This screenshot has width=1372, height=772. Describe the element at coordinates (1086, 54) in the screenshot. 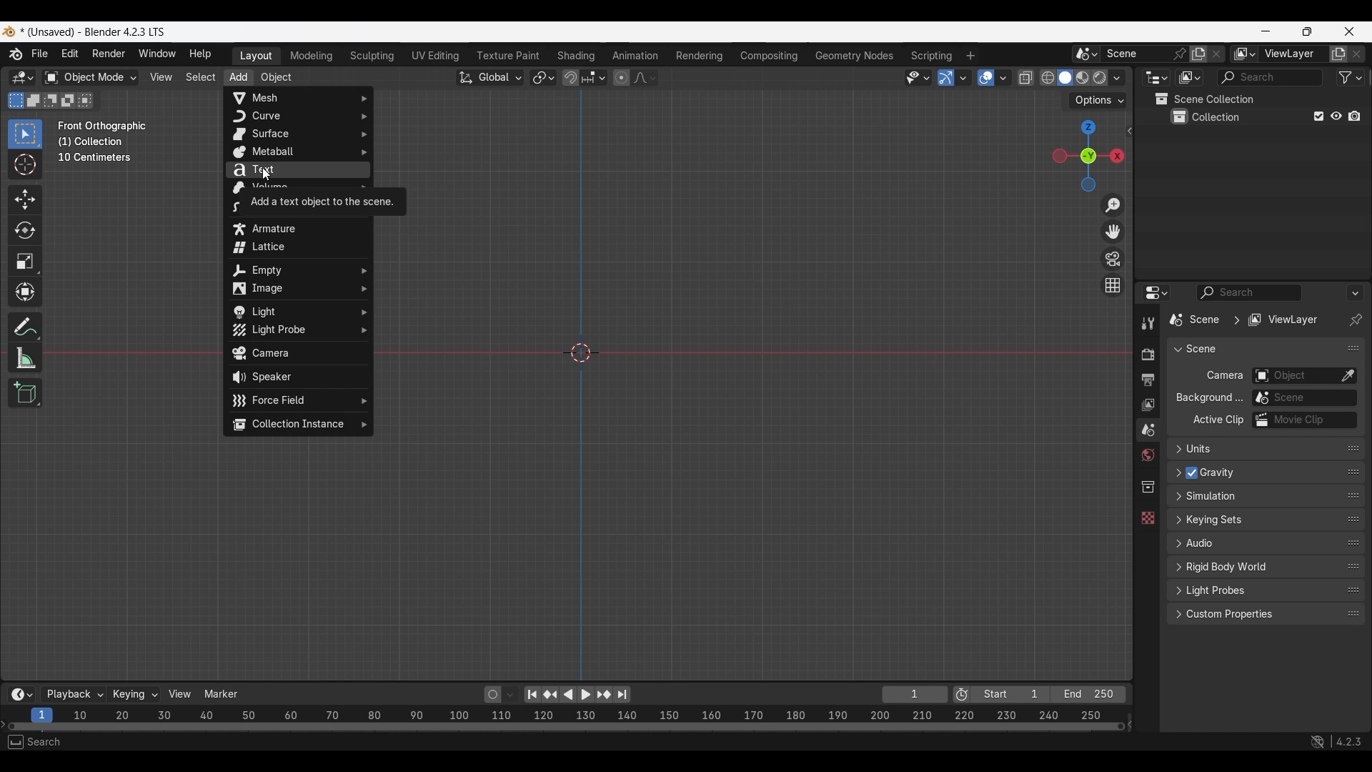

I see `Browse scene to be linked` at that location.